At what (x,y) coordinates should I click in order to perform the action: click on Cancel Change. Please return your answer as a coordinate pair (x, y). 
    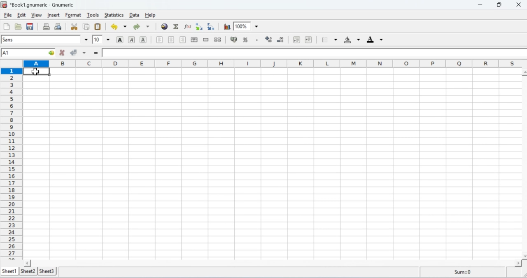
    Looking at the image, I should click on (63, 52).